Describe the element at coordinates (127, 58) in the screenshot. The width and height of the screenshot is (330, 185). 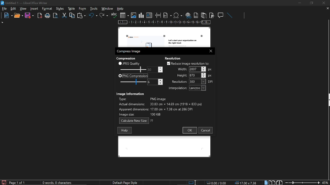
I see `Compression` at that location.